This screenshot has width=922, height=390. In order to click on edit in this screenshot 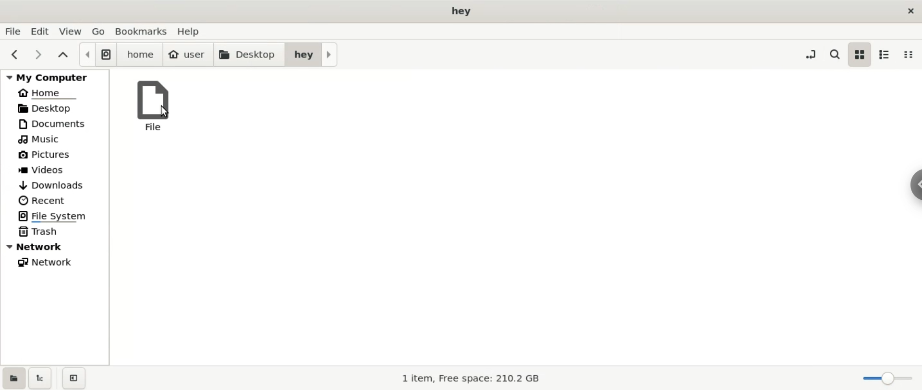, I will do `click(43, 31)`.